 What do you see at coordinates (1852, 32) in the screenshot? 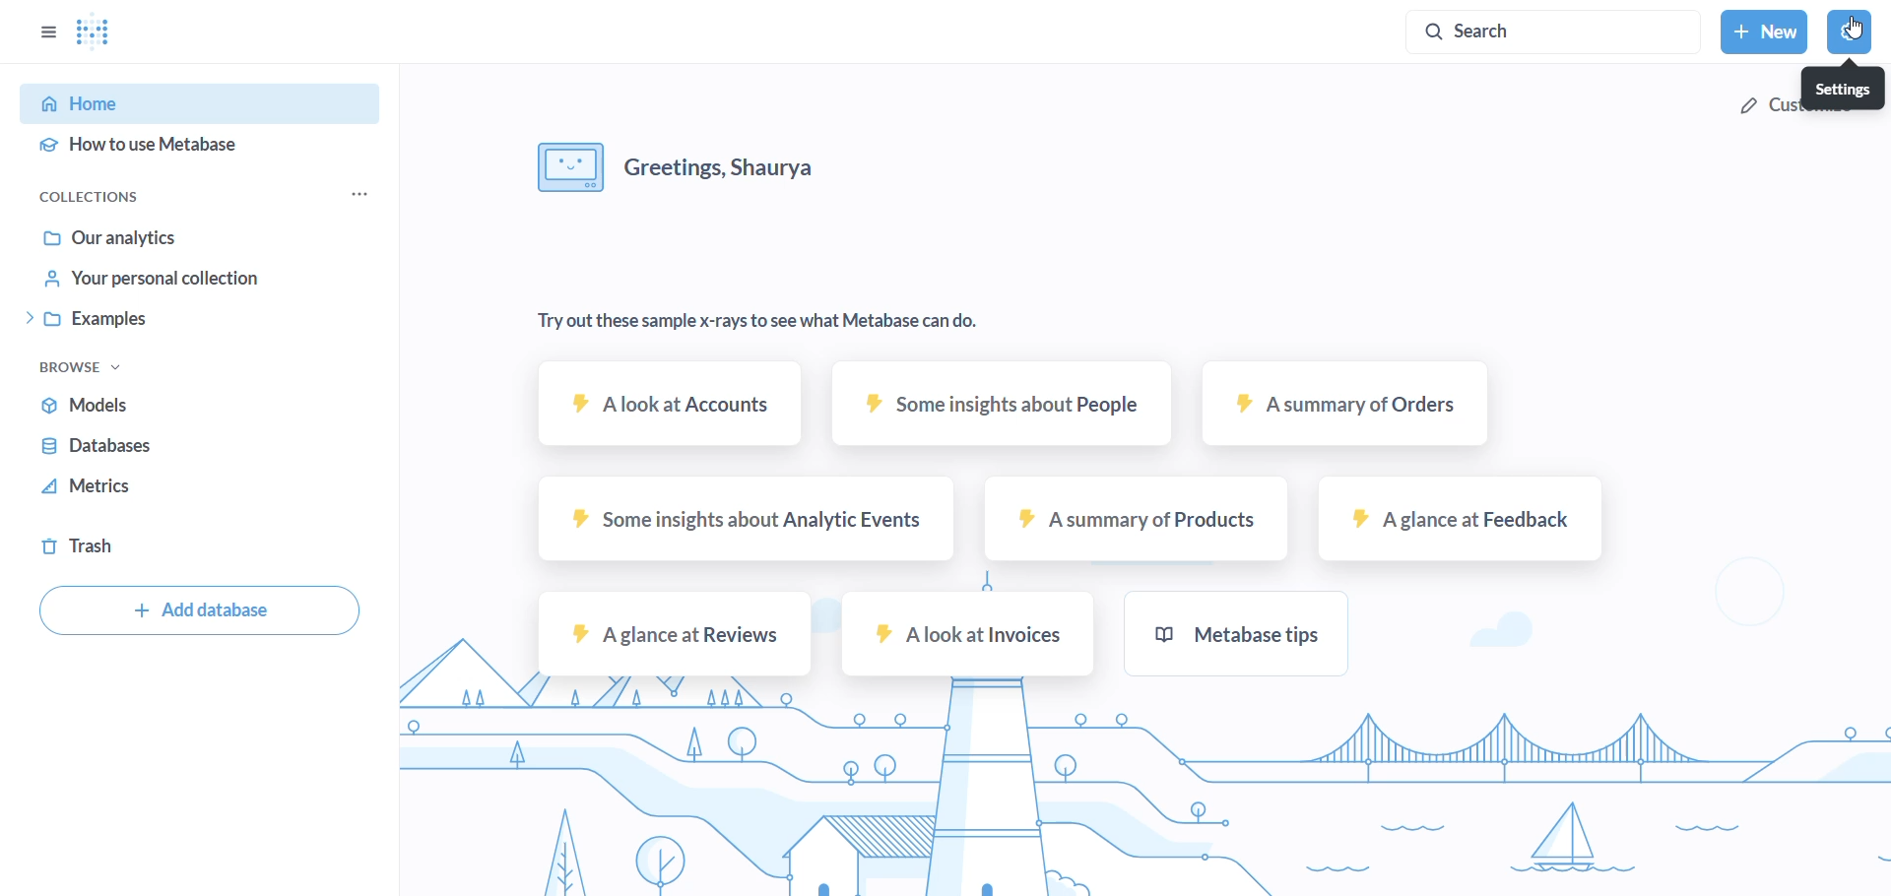
I see `cursor` at bounding box center [1852, 32].